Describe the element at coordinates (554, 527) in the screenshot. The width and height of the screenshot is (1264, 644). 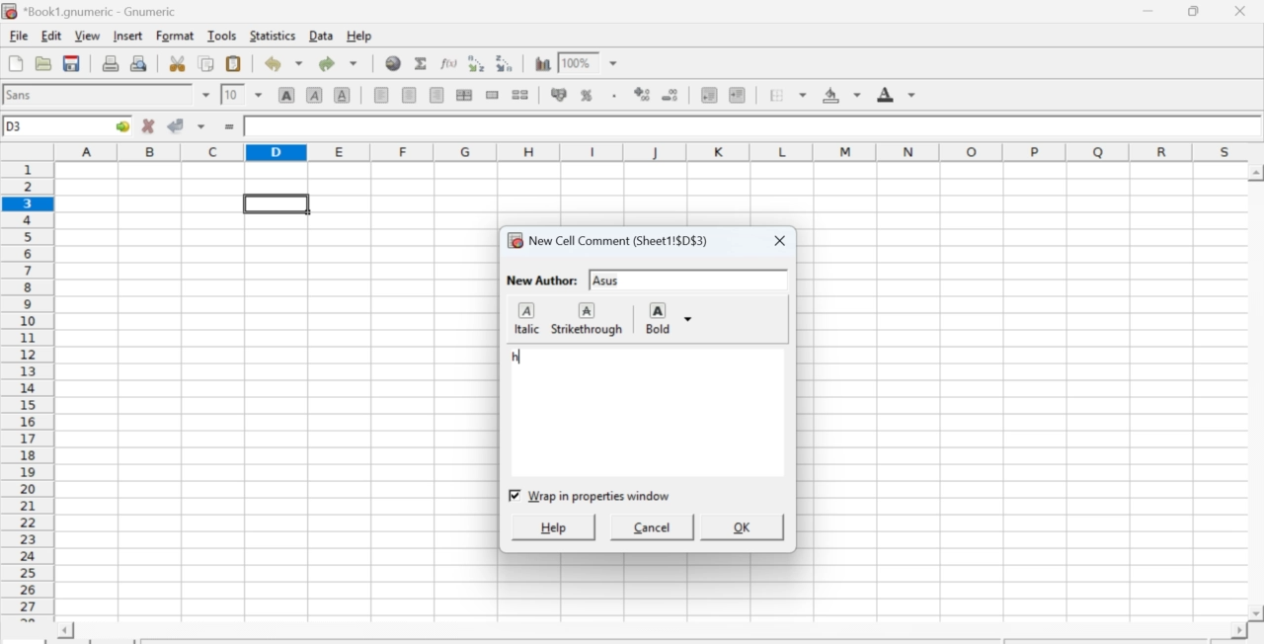
I see `help` at that location.